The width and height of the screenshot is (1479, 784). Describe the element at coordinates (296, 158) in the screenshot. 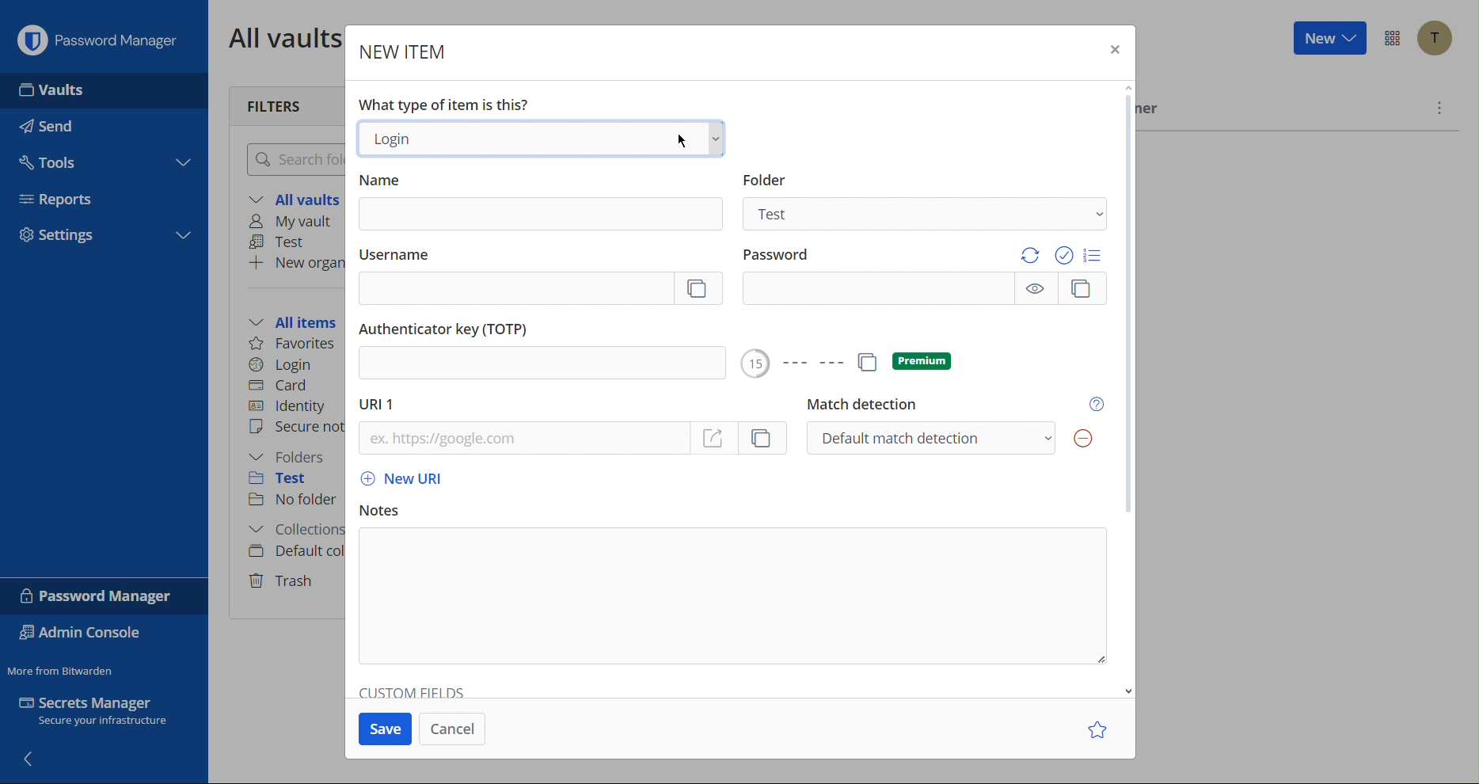

I see `Search folder` at that location.